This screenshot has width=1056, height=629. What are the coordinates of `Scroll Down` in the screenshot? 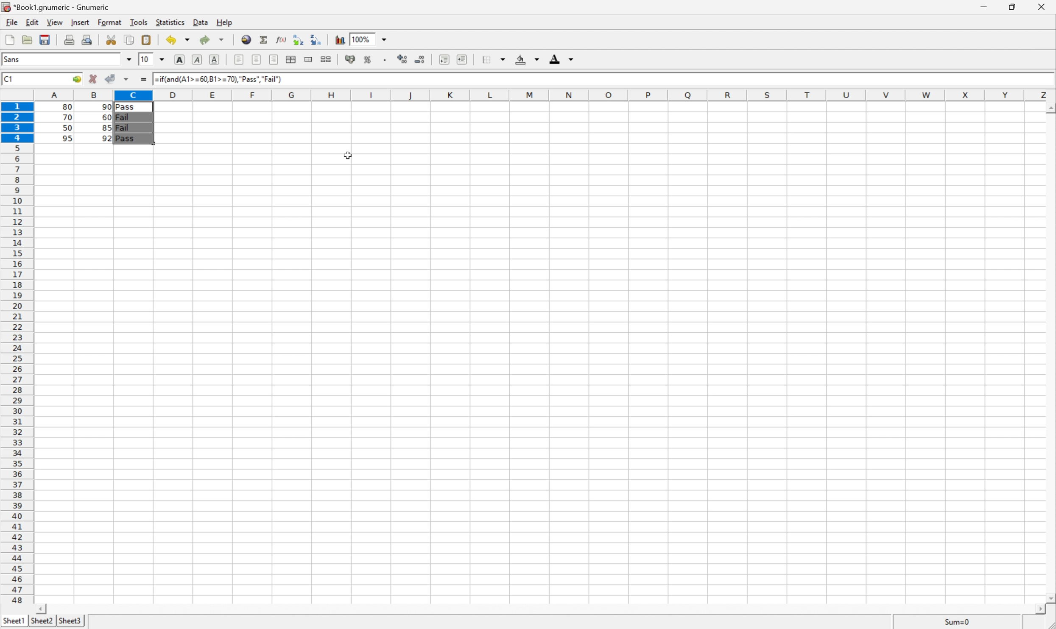 It's located at (1049, 597).